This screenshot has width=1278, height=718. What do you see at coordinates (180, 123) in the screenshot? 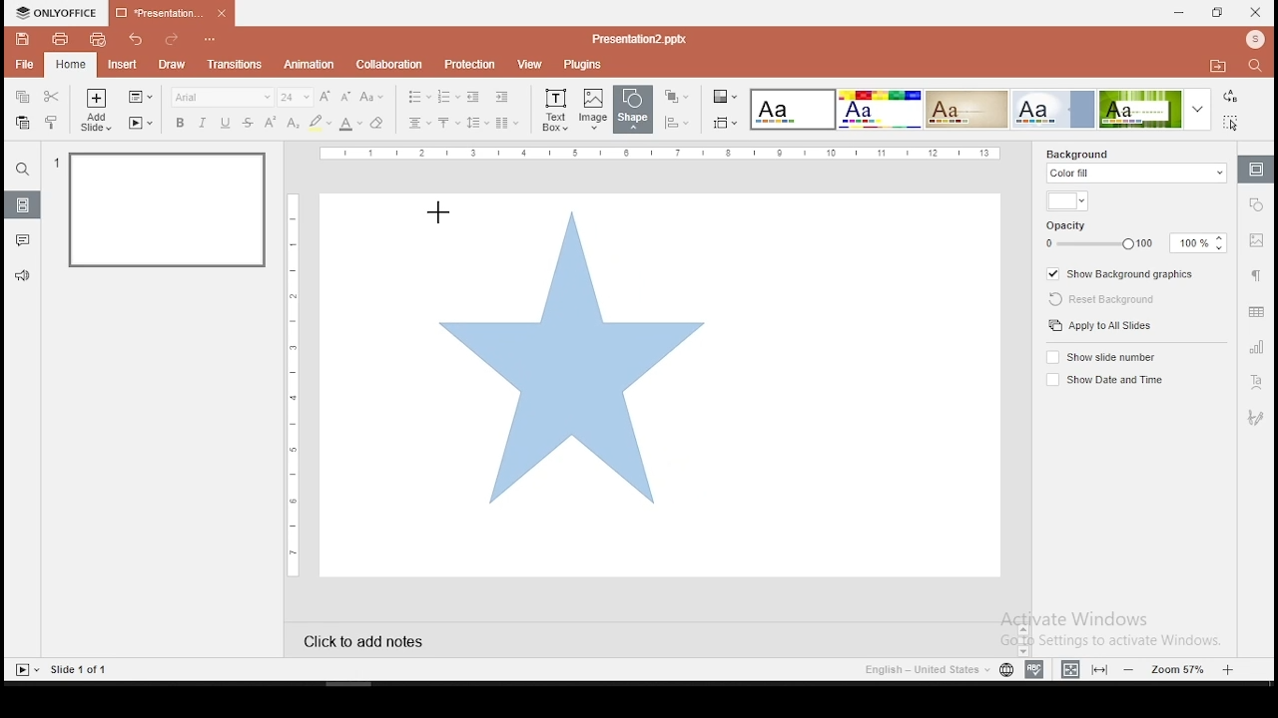
I see `bold` at bounding box center [180, 123].